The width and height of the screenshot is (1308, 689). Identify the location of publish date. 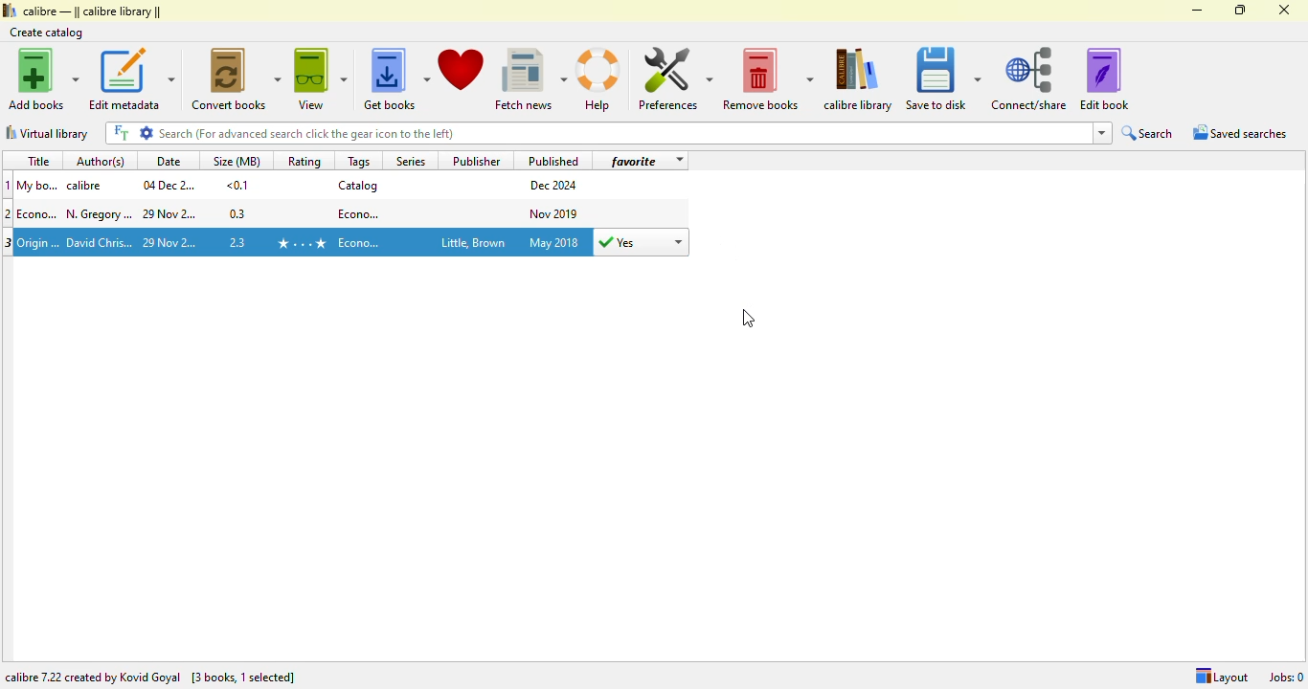
(555, 186).